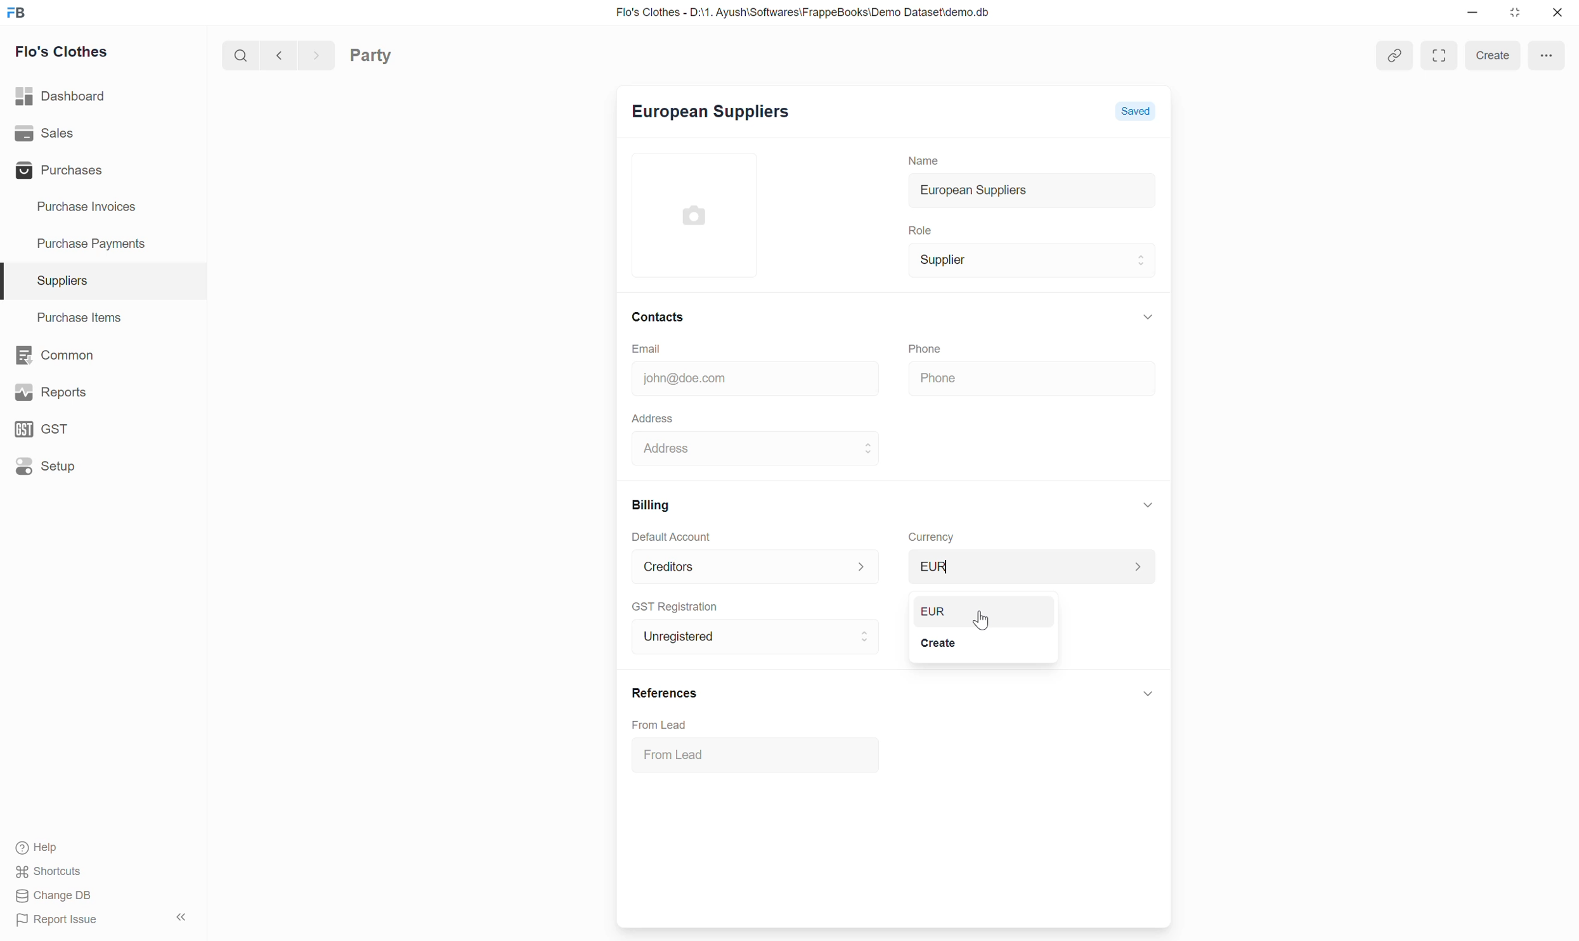 This screenshot has width=1579, height=941. I want to click on FB, so click(16, 12).